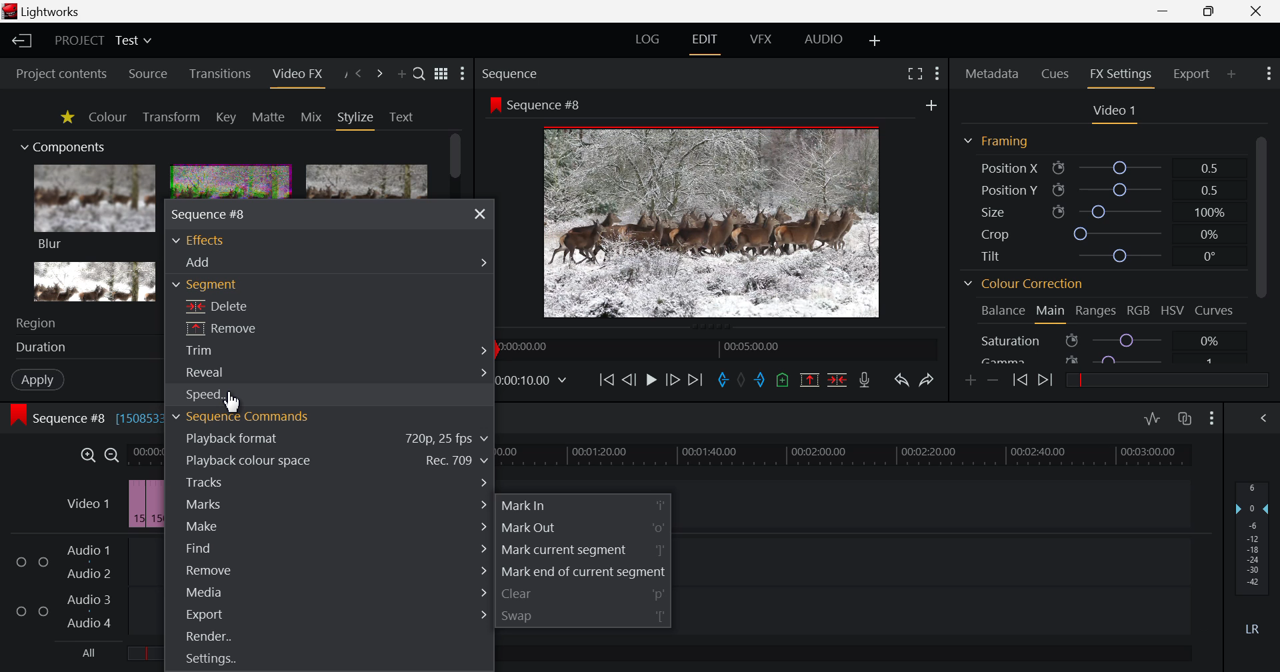 This screenshot has width=1280, height=672. I want to click on Close, so click(1259, 11).